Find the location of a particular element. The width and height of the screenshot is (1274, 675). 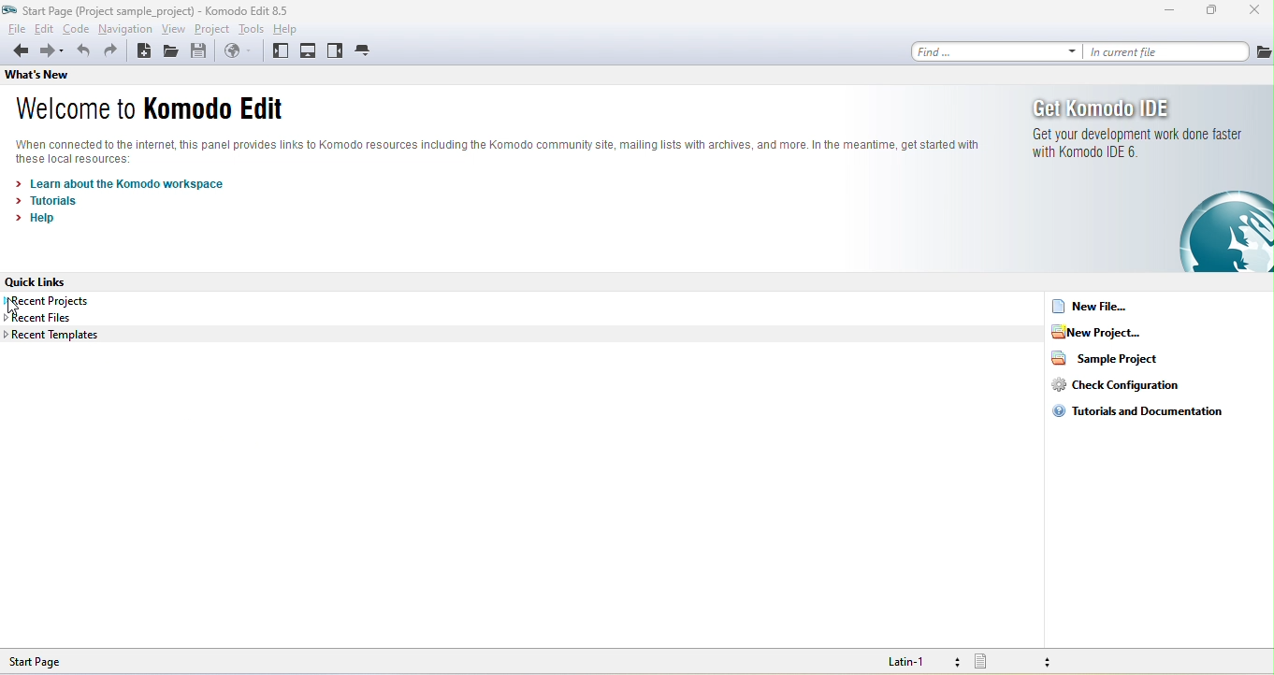

komodo text is located at coordinates (500, 153).